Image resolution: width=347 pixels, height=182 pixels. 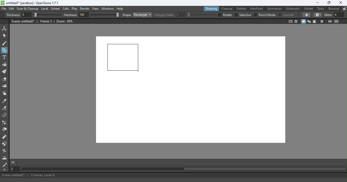 I want to click on slider, so click(x=201, y=15).